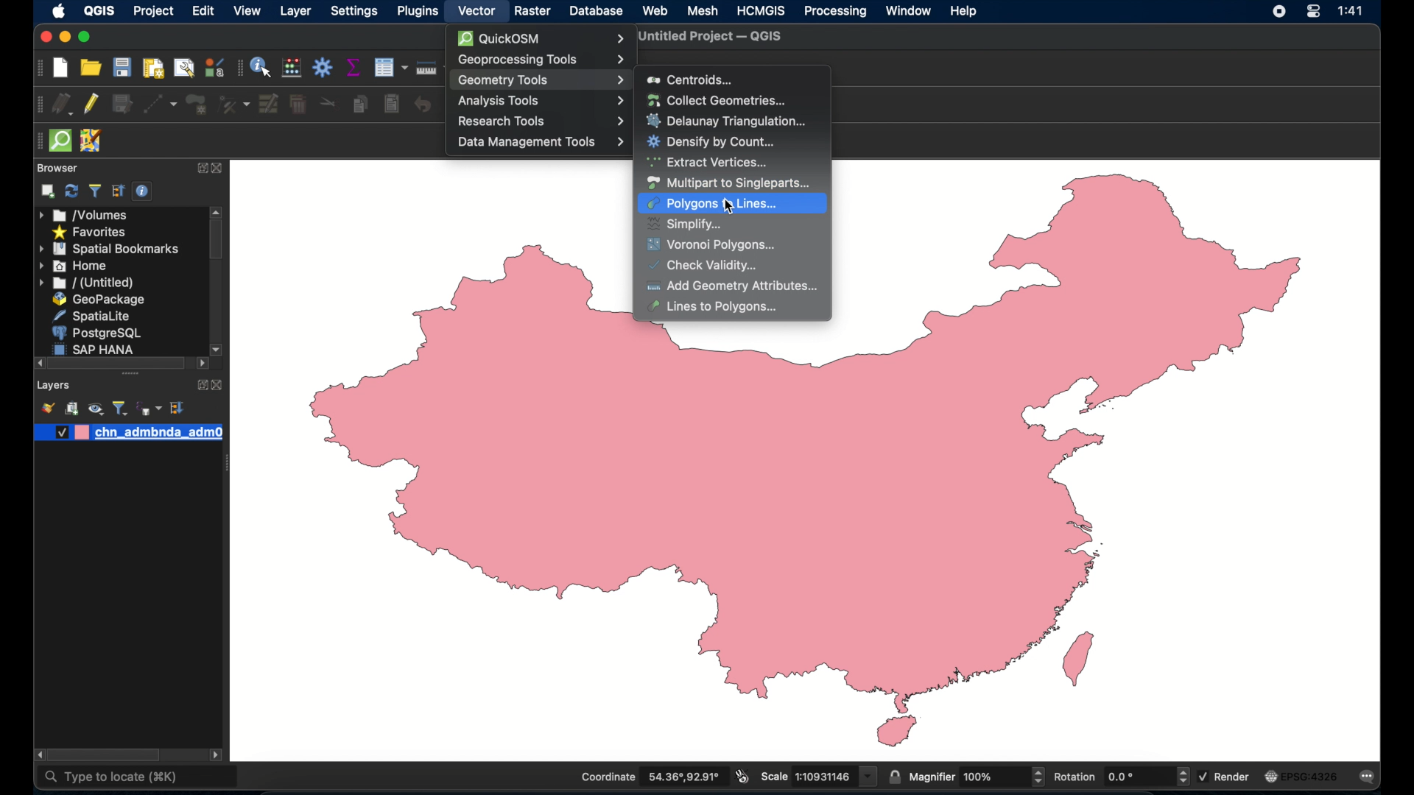  I want to click on project toolbar, so click(41, 68).